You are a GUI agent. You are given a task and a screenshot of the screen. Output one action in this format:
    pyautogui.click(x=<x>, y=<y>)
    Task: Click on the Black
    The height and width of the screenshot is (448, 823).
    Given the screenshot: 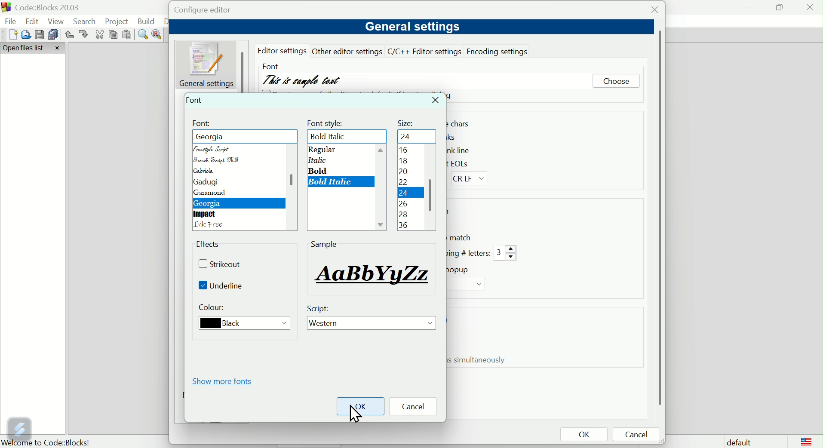 What is the action you would take?
    pyautogui.click(x=240, y=324)
    